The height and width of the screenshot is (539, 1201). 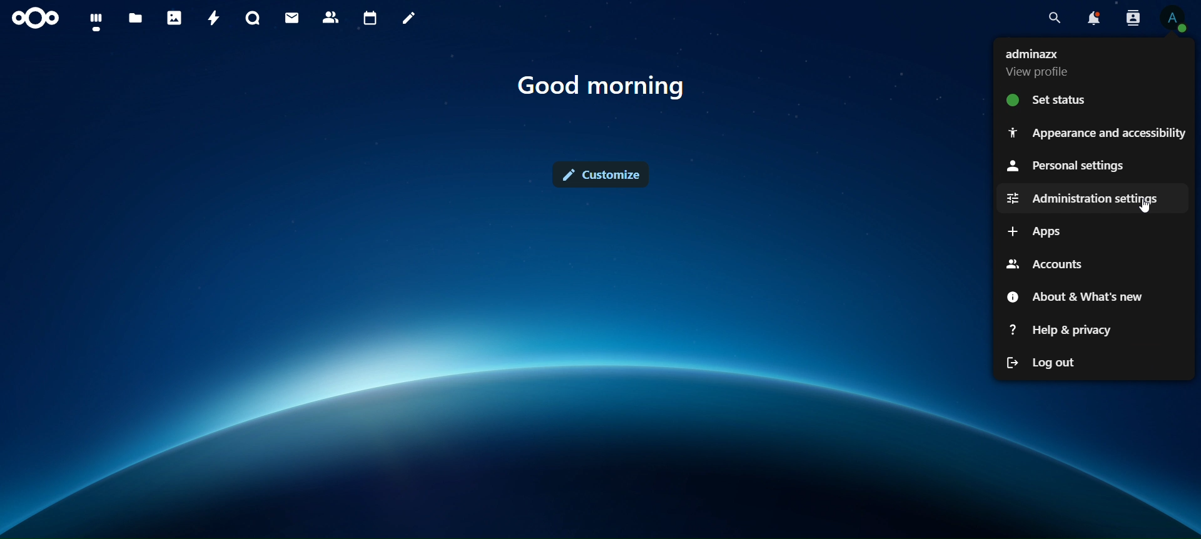 What do you see at coordinates (1172, 18) in the screenshot?
I see `view profile` at bounding box center [1172, 18].